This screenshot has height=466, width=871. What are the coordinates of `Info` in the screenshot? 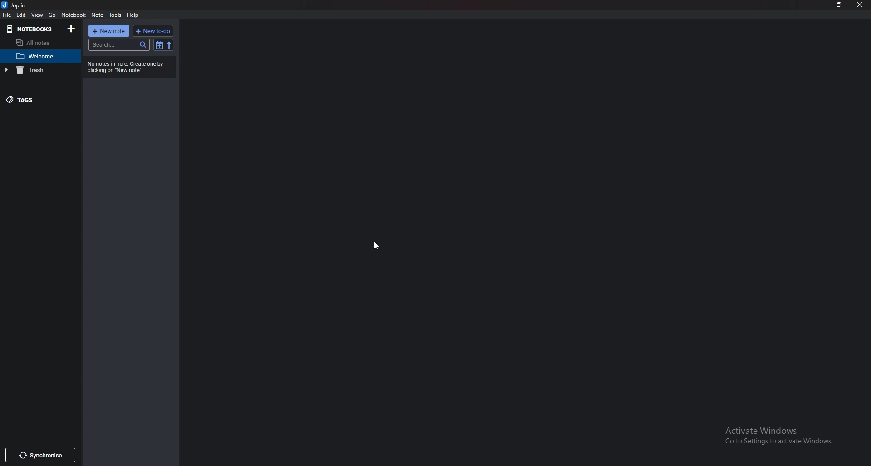 It's located at (128, 68).